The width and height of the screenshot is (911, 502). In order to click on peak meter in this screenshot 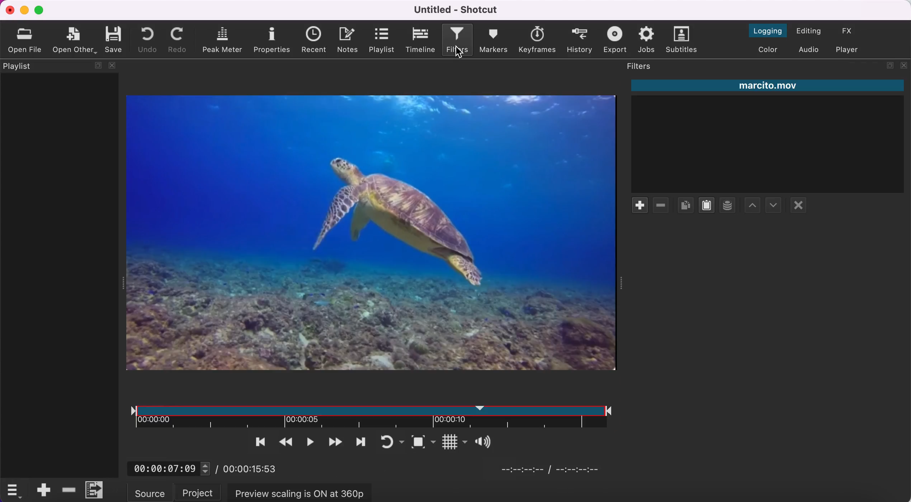, I will do `click(221, 40)`.